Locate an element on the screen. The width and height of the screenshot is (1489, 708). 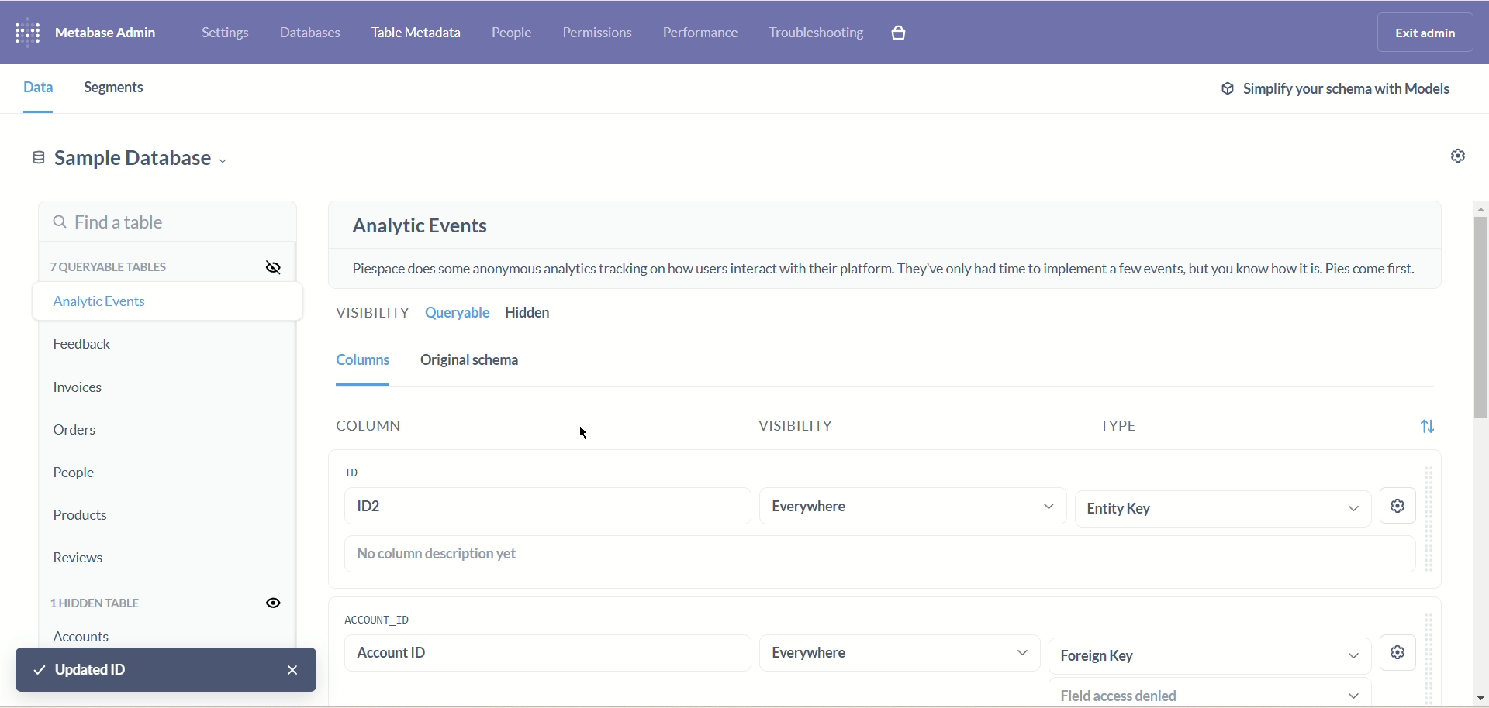
1 hidden table is located at coordinates (101, 603).